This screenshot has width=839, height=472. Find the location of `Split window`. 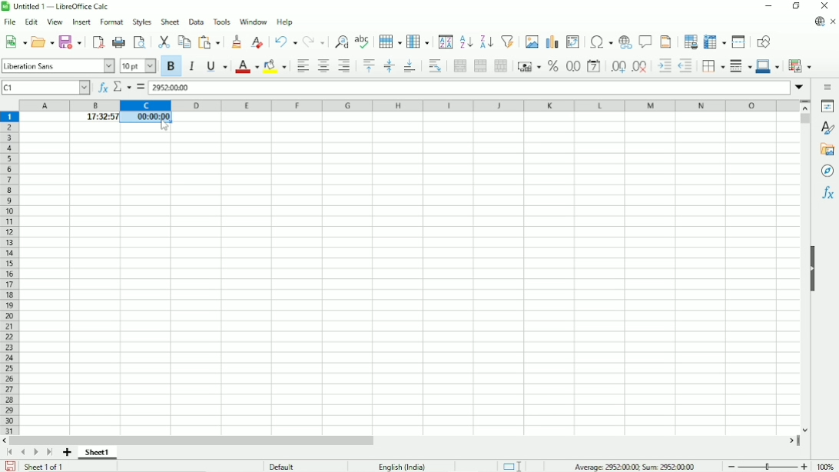

Split window is located at coordinates (739, 42).